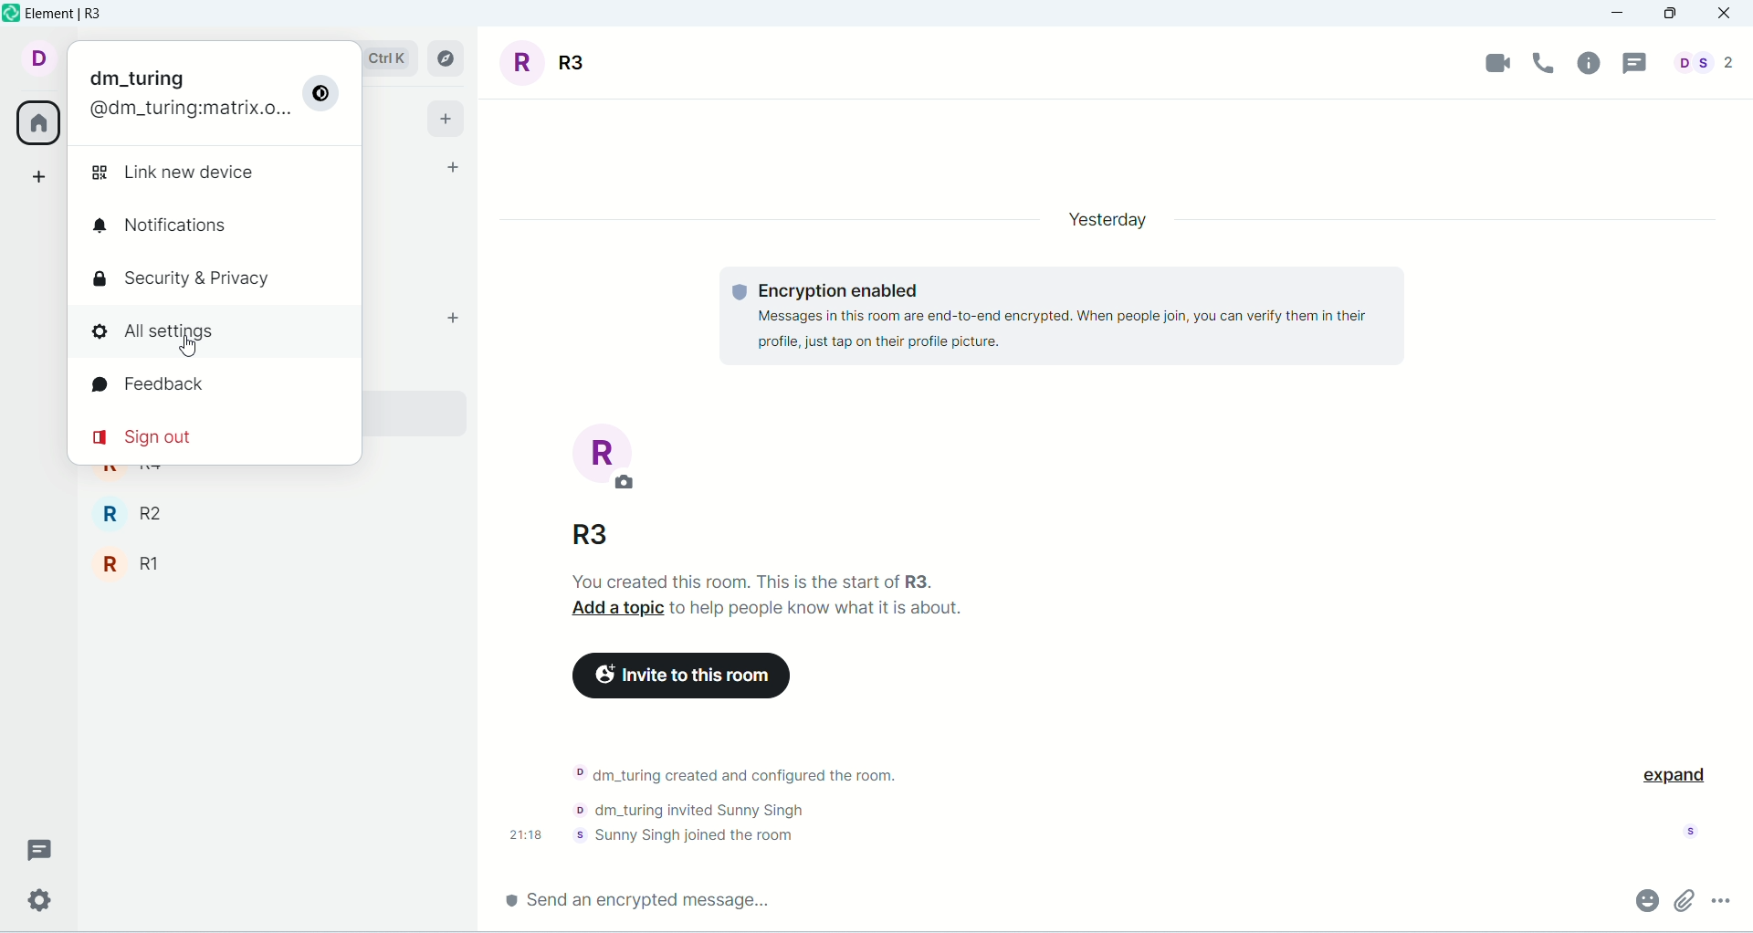 This screenshot has width=1753, height=933. I want to click on R1, so click(246, 566).